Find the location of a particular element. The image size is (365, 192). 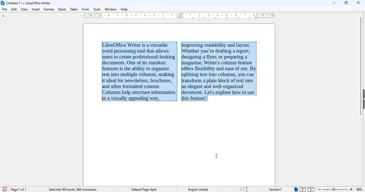

view is located at coordinates (24, 9).